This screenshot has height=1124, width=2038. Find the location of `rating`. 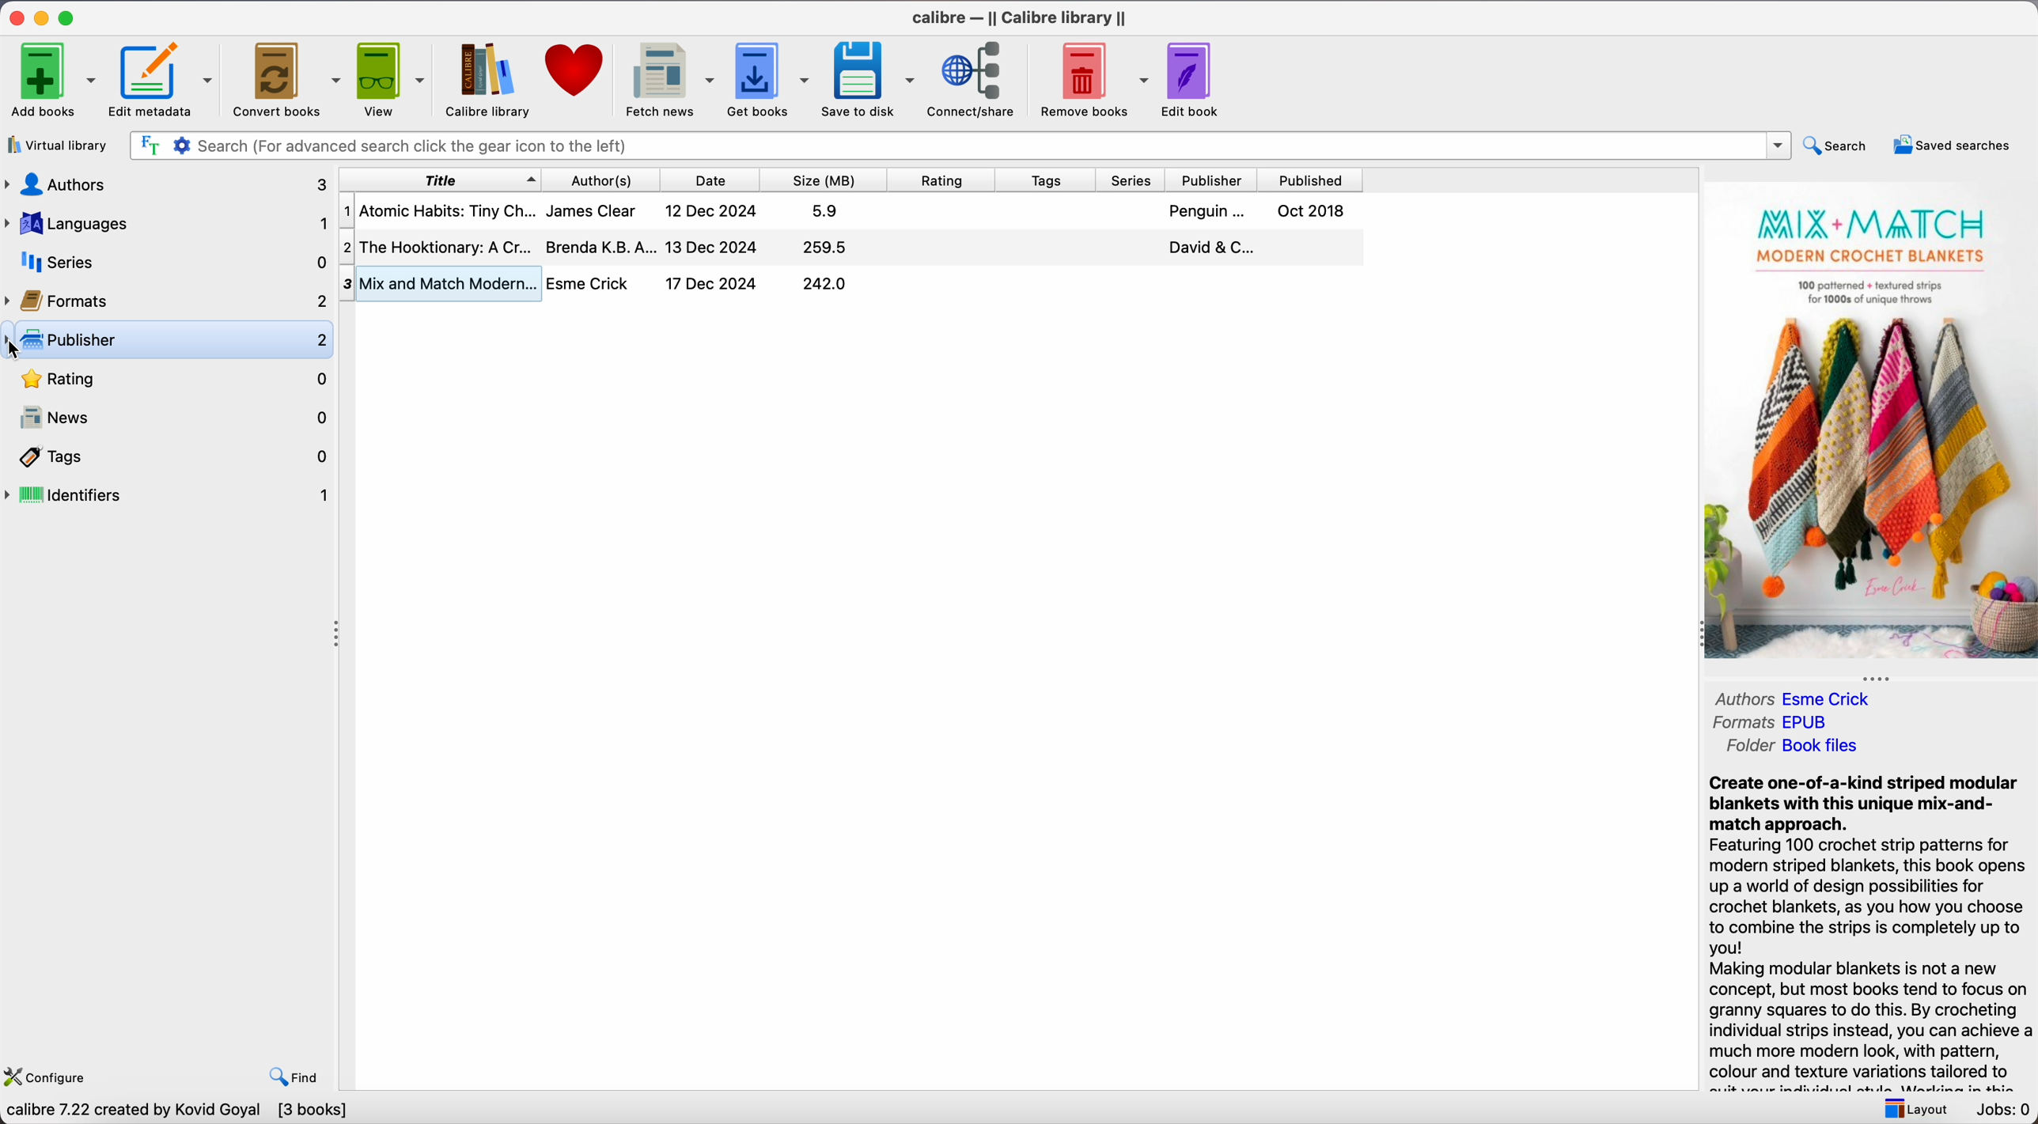

rating is located at coordinates (169, 380).